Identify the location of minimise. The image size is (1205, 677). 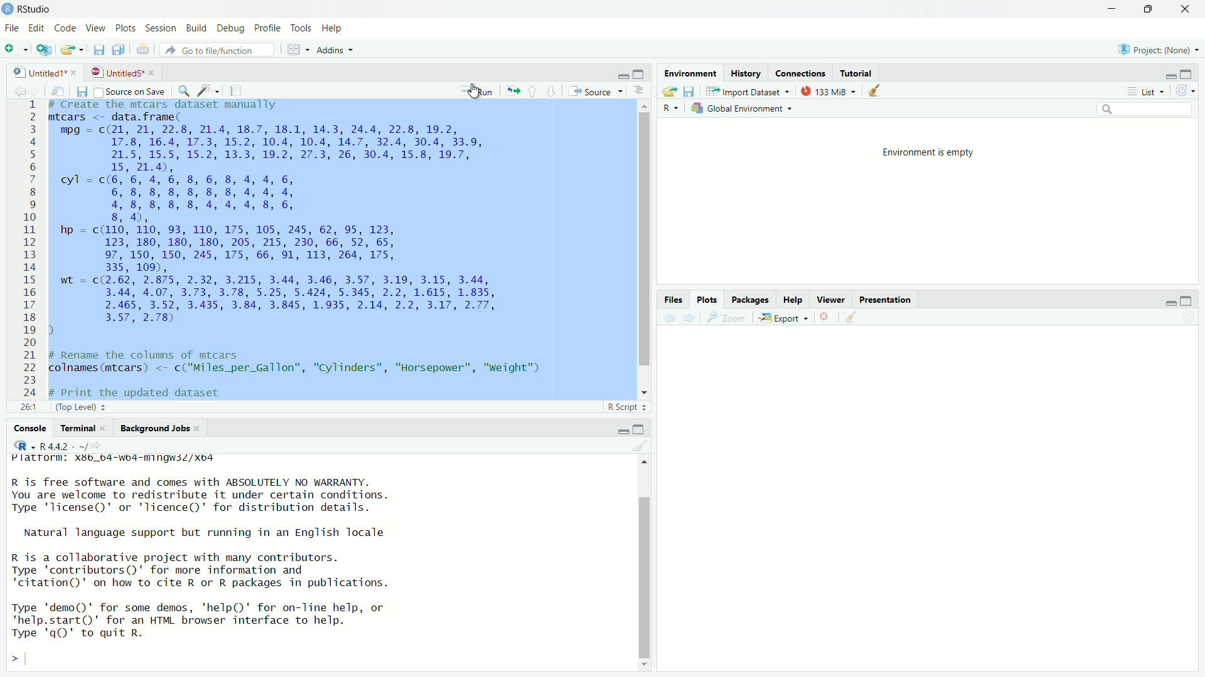
(619, 429).